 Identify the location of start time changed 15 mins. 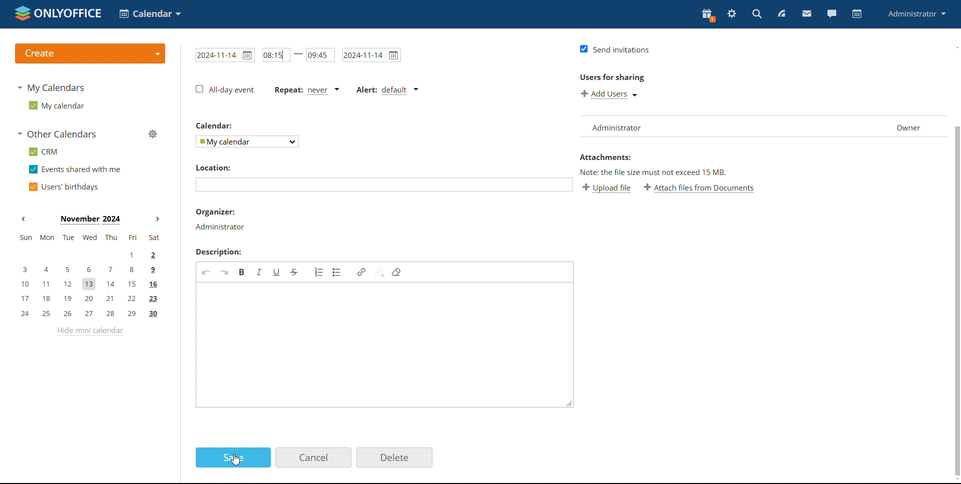
(275, 54).